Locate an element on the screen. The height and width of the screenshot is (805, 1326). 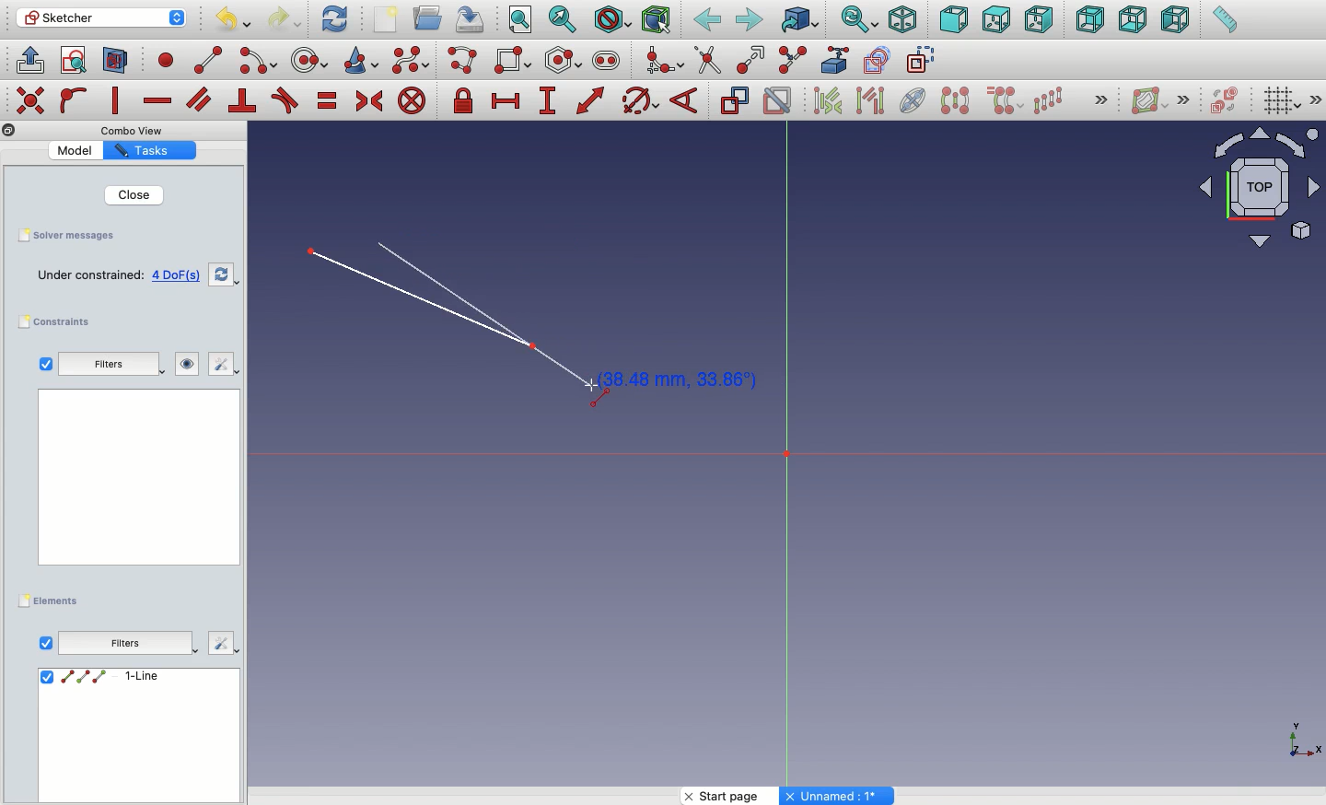
 is located at coordinates (130, 644).